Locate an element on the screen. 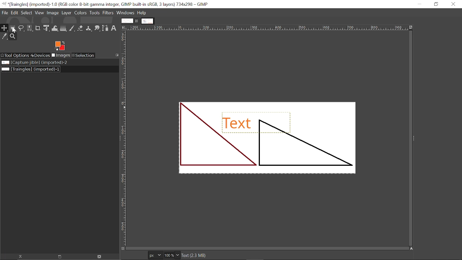 Image resolution: width=462 pixels, height=260 pixels. File is located at coordinates (5, 13).